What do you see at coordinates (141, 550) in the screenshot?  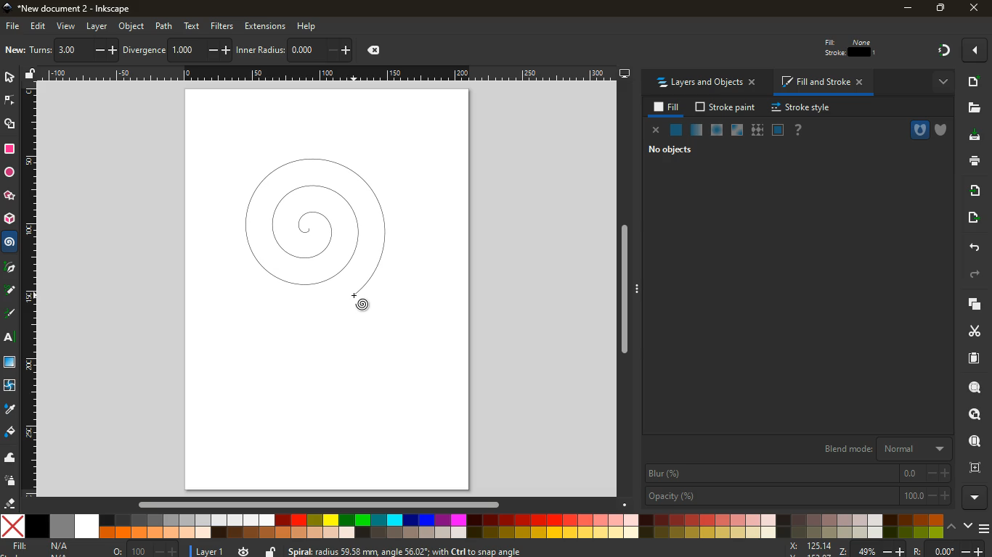 I see `o` at bounding box center [141, 550].